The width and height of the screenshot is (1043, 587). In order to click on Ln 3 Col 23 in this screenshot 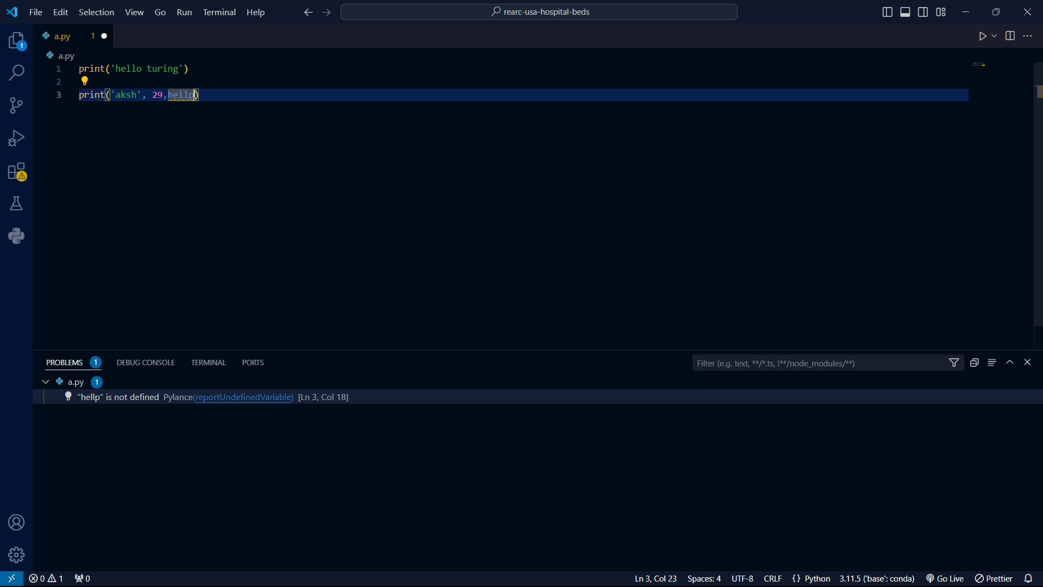, I will do `click(643, 579)`.